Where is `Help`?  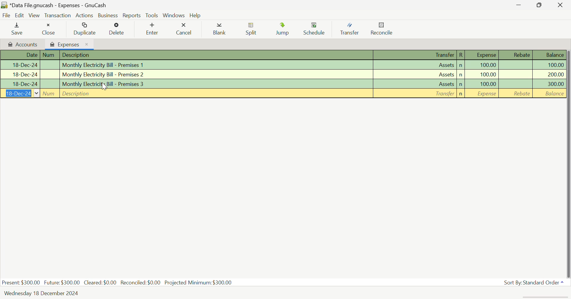 Help is located at coordinates (196, 15).